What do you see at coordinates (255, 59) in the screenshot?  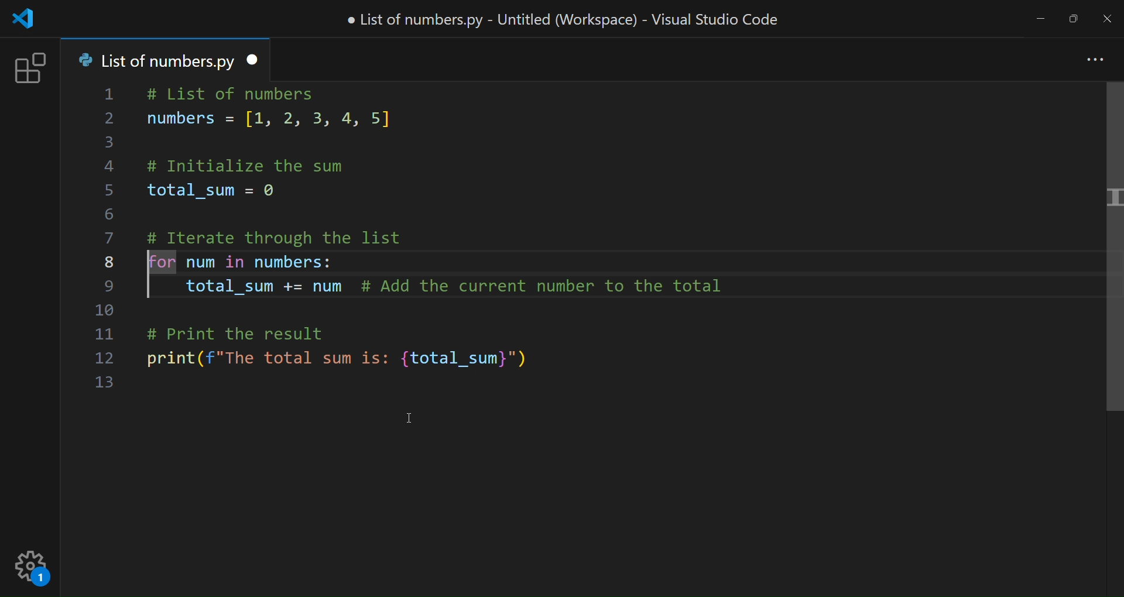 I see `close tab` at bounding box center [255, 59].